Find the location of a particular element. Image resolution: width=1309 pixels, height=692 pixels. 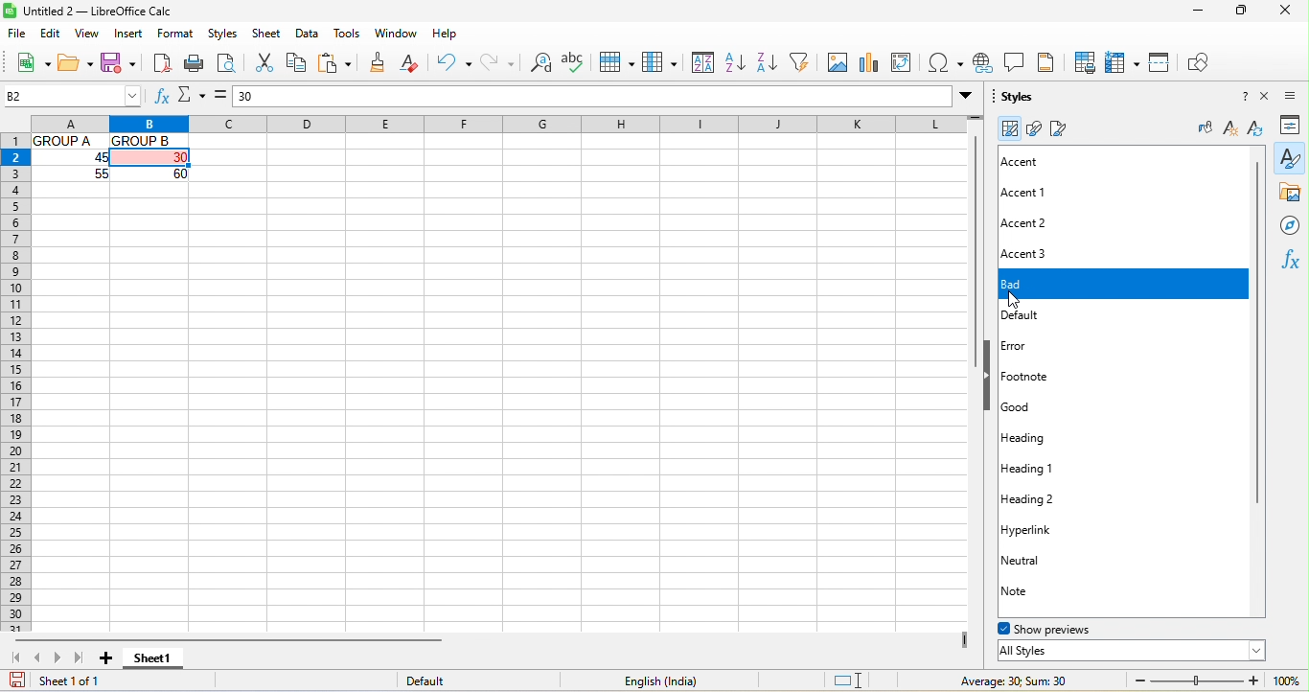

show previews is located at coordinates (1063, 628).